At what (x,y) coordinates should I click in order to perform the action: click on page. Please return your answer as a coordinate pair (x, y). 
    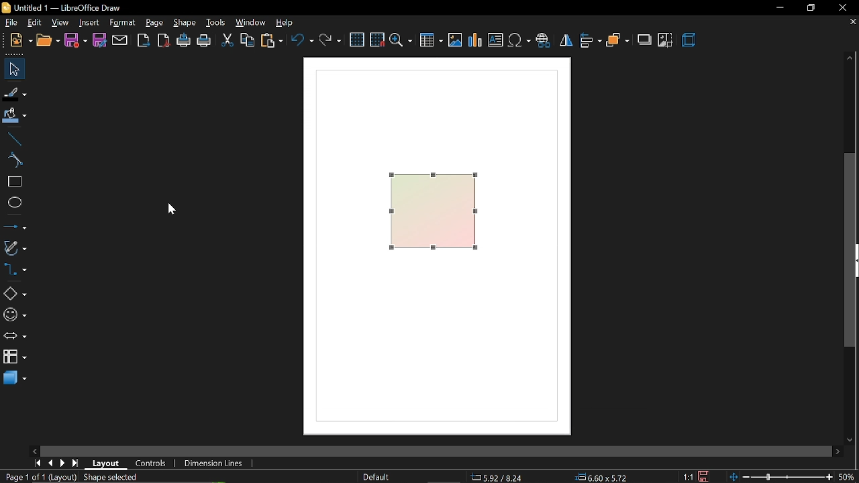
    Looking at the image, I should click on (156, 23).